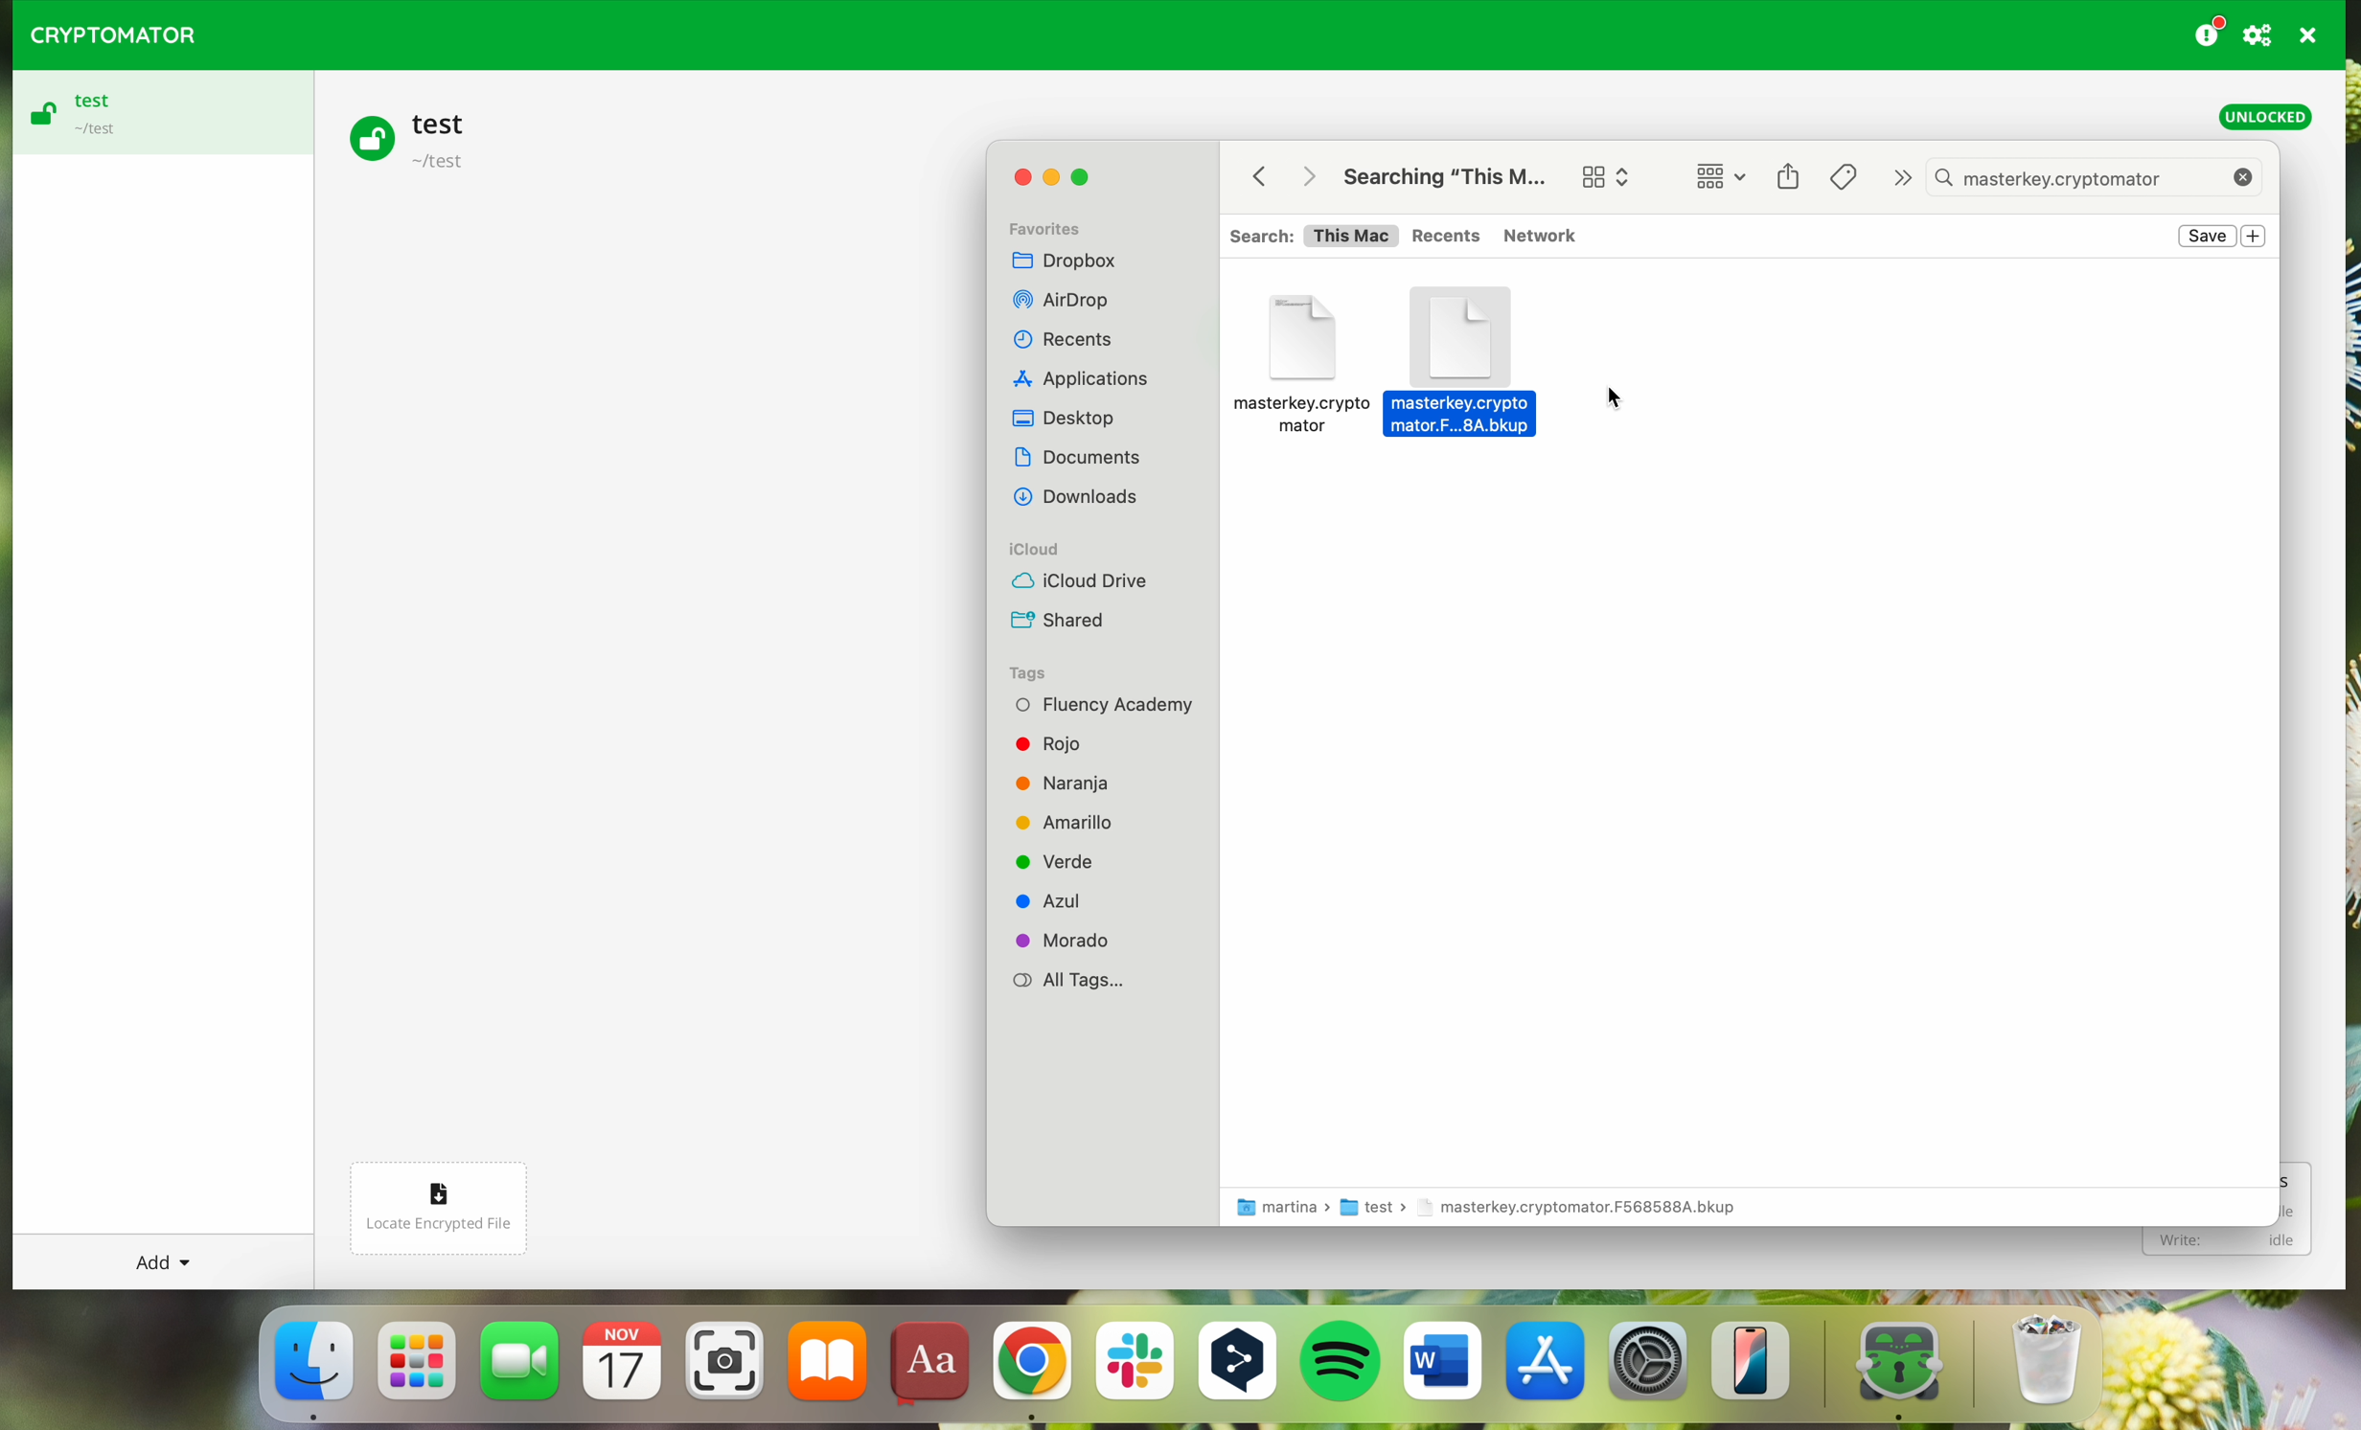 This screenshot has width=2361, height=1430. What do you see at coordinates (311, 1369) in the screenshot?
I see `Finder` at bounding box center [311, 1369].